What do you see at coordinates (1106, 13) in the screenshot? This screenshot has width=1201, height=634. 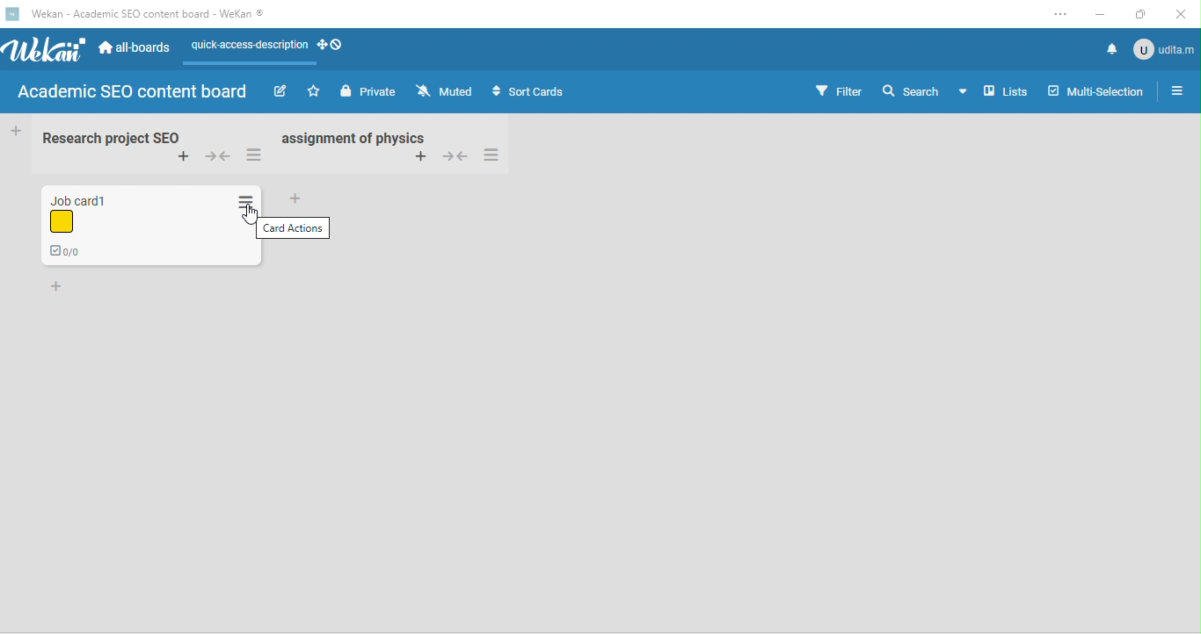 I see `minimize` at bounding box center [1106, 13].